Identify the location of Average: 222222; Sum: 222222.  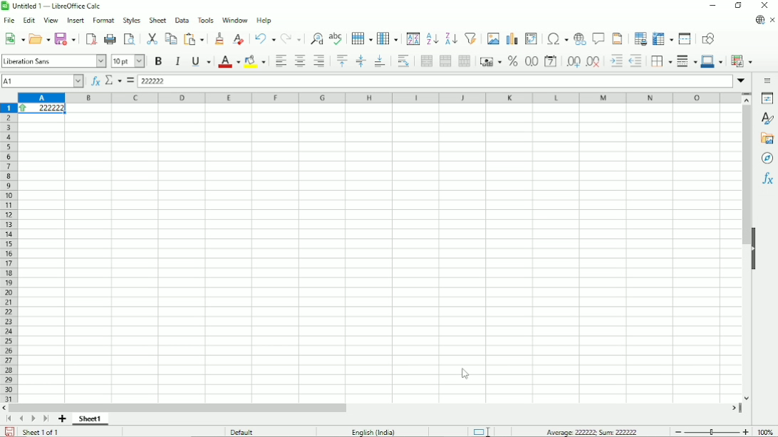
(590, 431).